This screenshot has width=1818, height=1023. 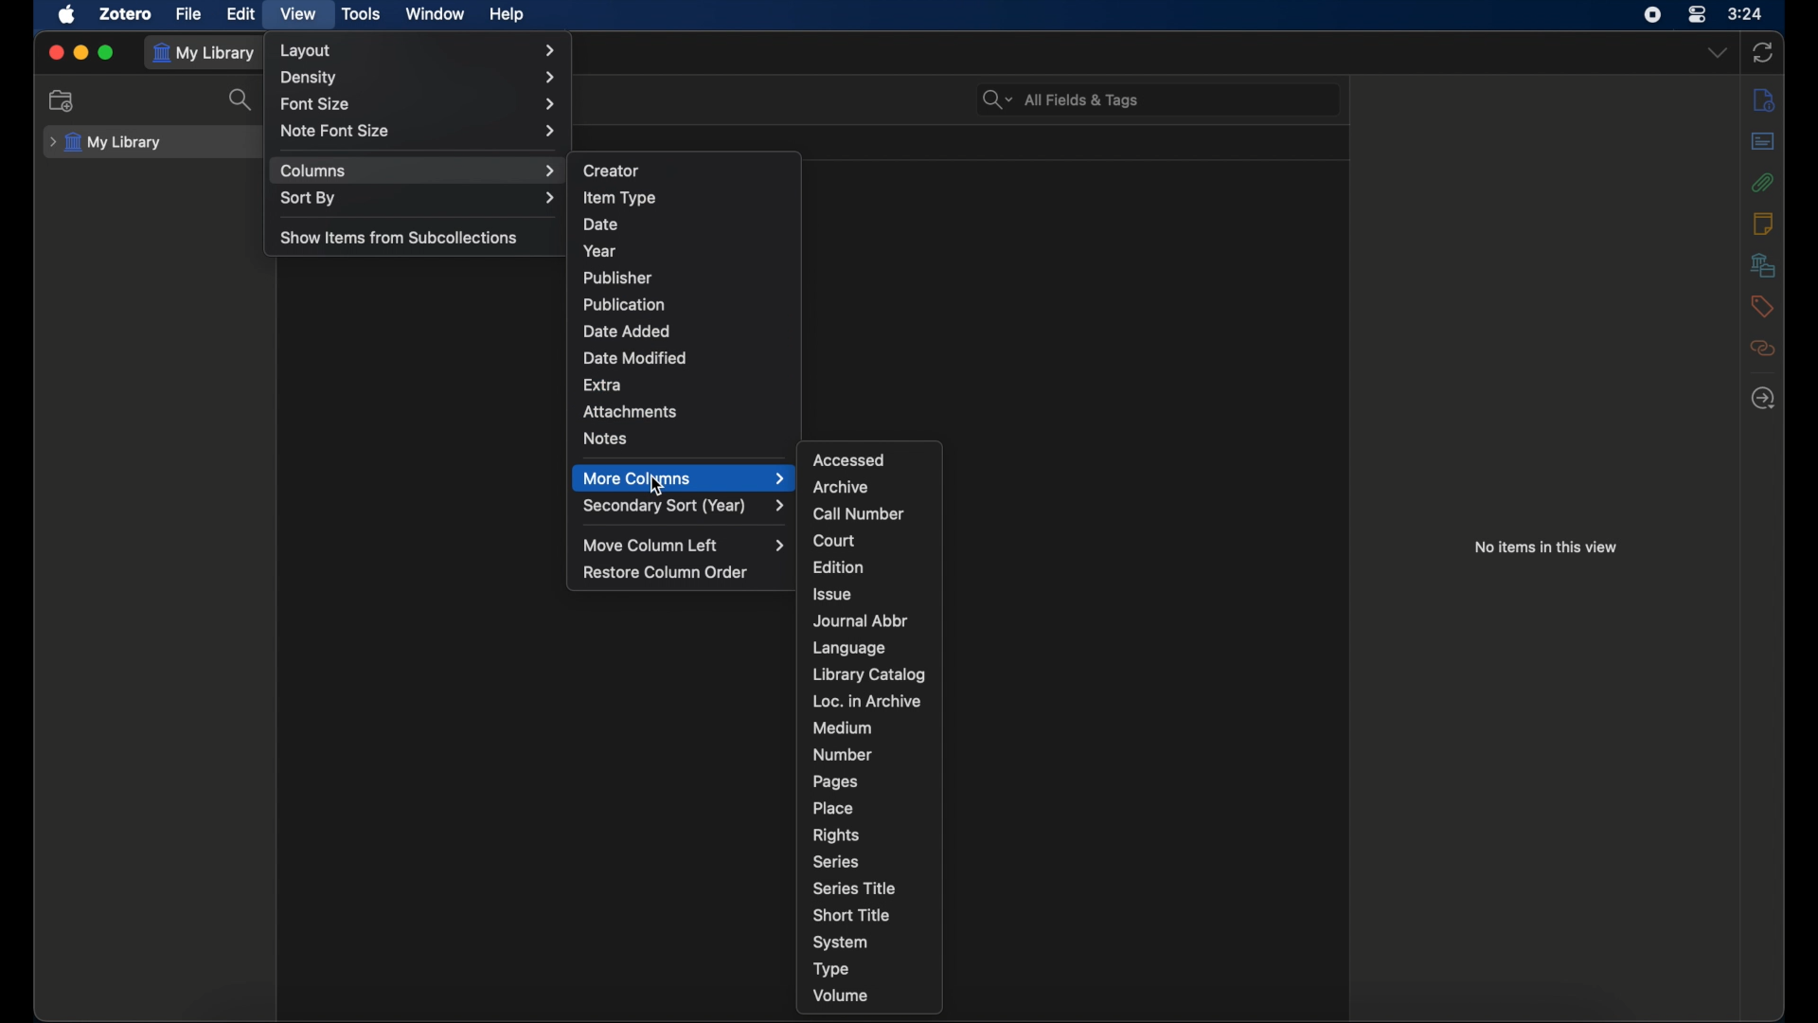 What do you see at coordinates (189, 15) in the screenshot?
I see `file` at bounding box center [189, 15].